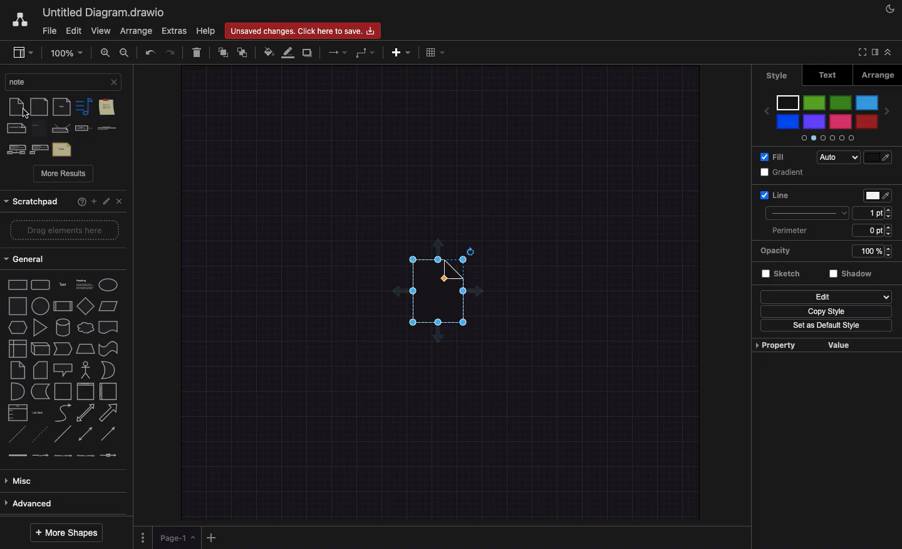  Describe the element at coordinates (789, 122) in the screenshot. I see `navy blue` at that location.